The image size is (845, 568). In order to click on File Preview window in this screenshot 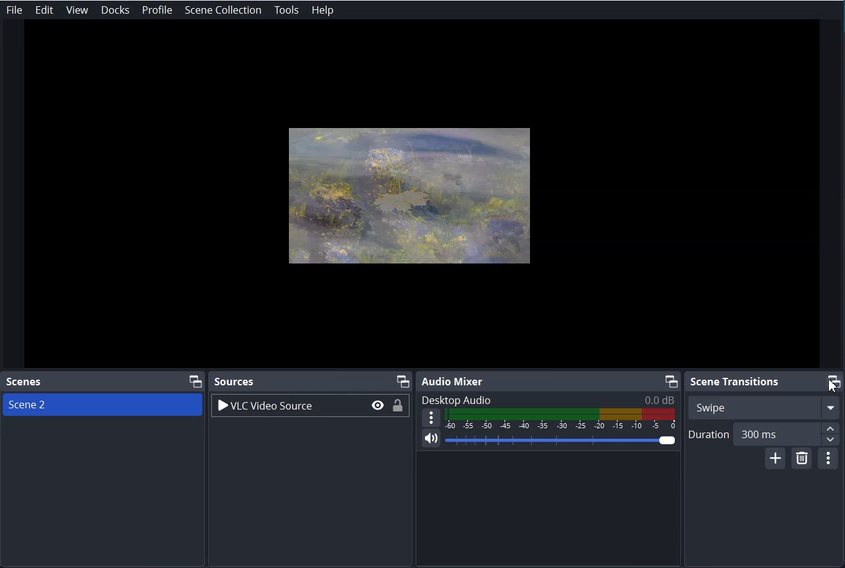, I will do `click(411, 192)`.